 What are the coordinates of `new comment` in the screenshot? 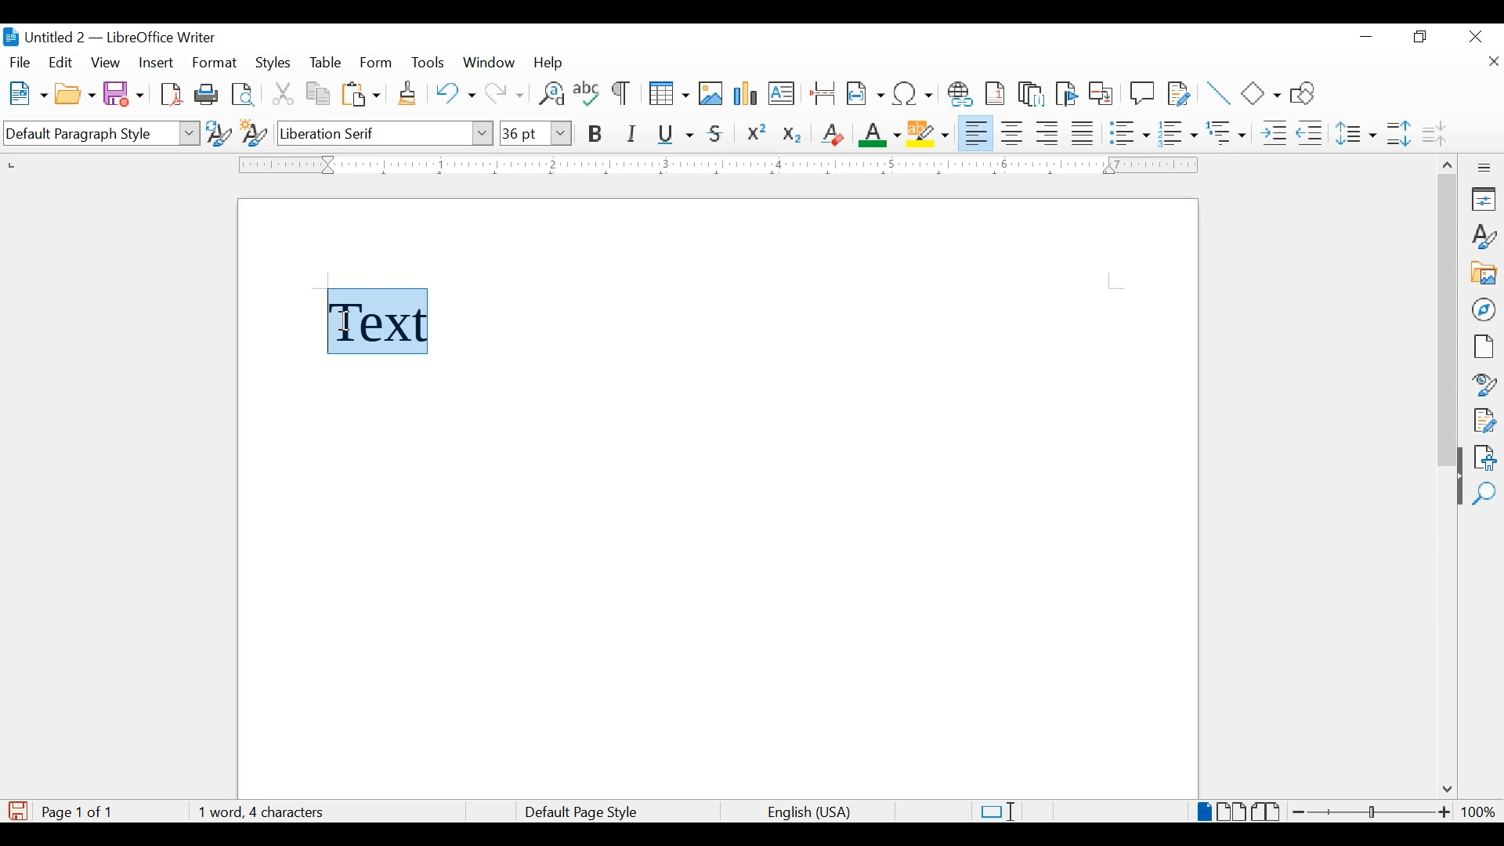 It's located at (1143, 93).